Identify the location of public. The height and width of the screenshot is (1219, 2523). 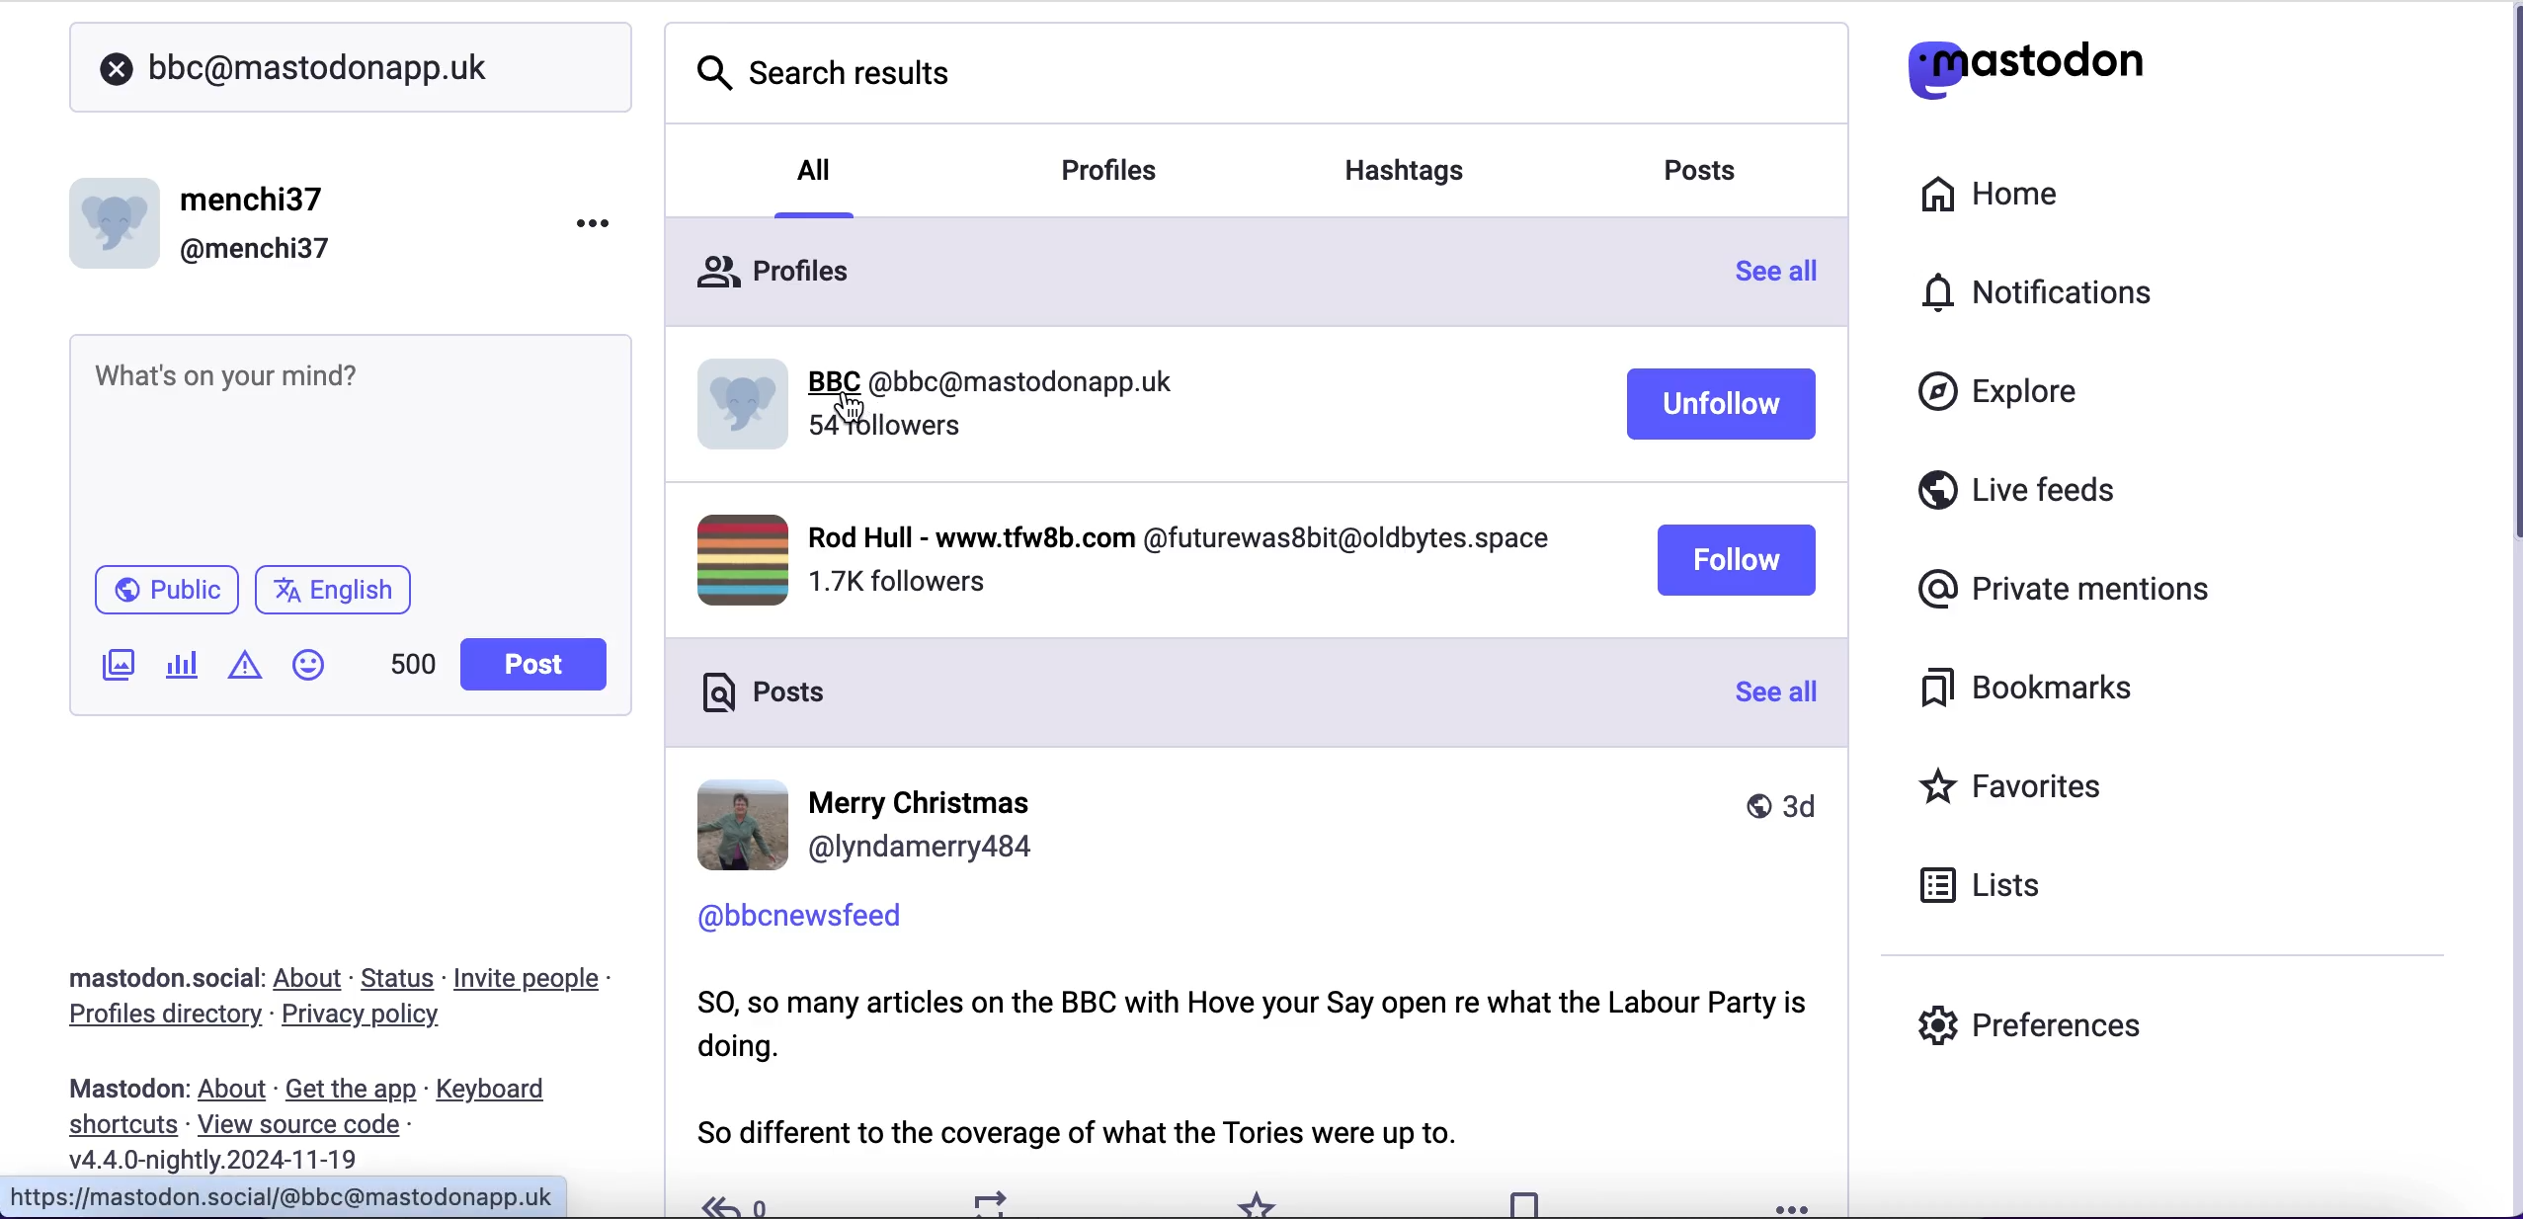
(164, 595).